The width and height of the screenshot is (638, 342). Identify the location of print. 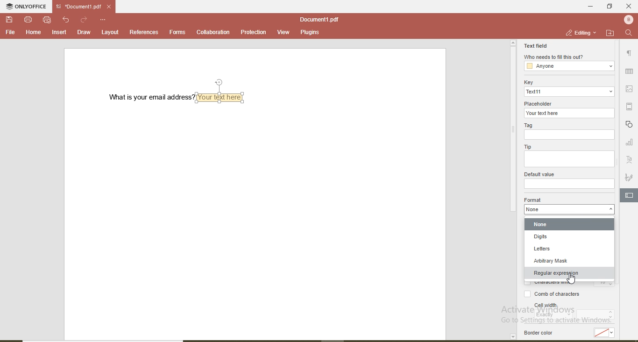
(28, 19).